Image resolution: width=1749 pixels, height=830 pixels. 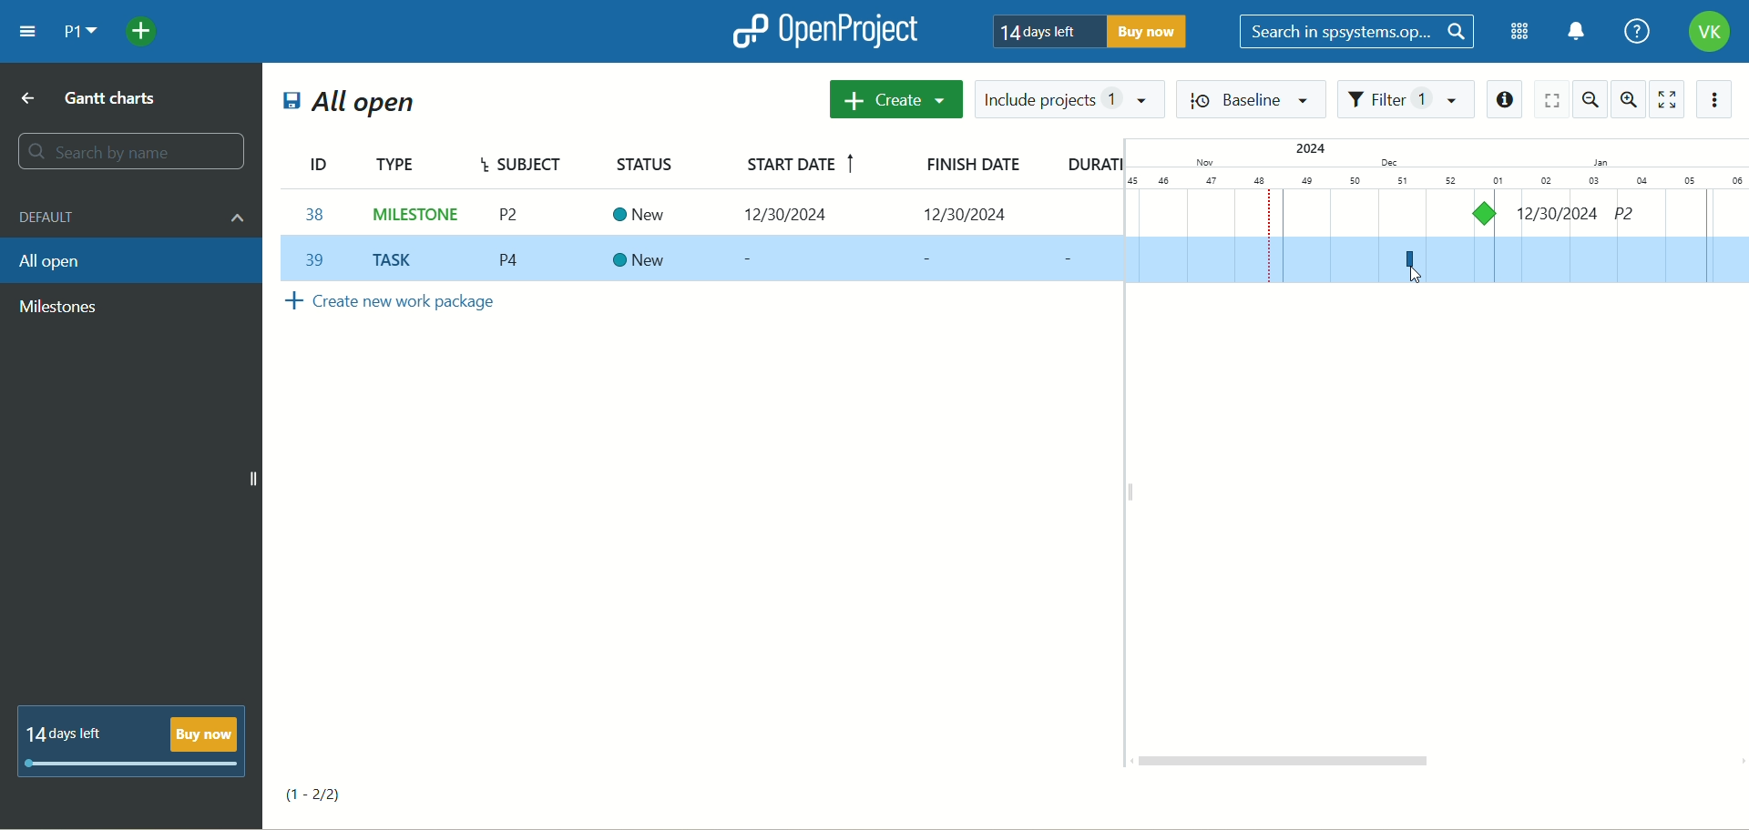 What do you see at coordinates (1635, 31) in the screenshot?
I see `help` at bounding box center [1635, 31].